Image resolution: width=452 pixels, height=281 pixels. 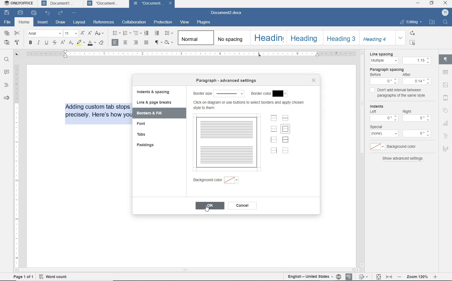 What do you see at coordinates (146, 34) in the screenshot?
I see `decrease indent` at bounding box center [146, 34].